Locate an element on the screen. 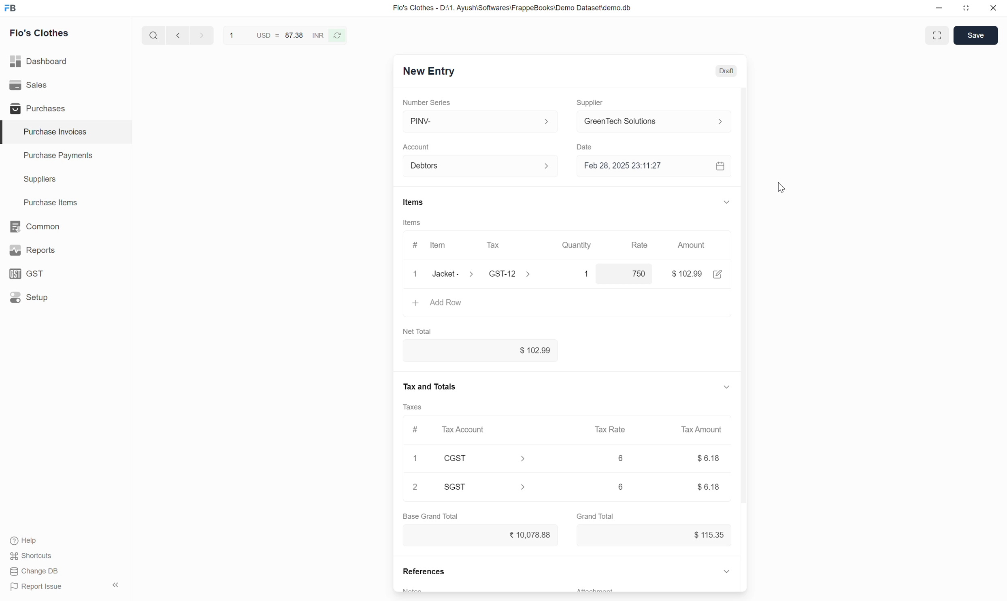  $6.18 is located at coordinates (709, 487).